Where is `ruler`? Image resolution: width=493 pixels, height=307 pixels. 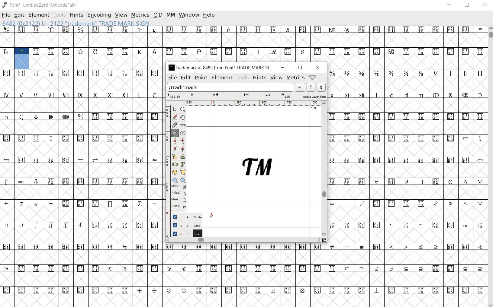 ruler is located at coordinates (246, 103).